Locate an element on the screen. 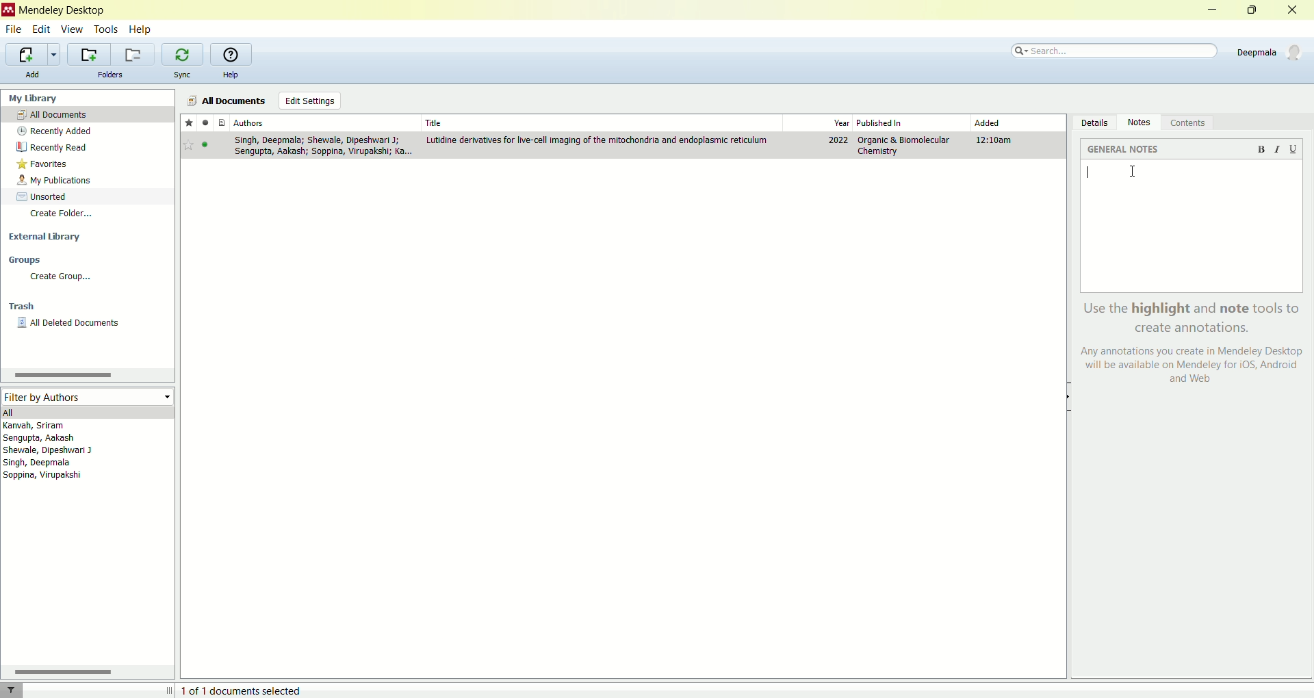  2022 is located at coordinates (838, 141).